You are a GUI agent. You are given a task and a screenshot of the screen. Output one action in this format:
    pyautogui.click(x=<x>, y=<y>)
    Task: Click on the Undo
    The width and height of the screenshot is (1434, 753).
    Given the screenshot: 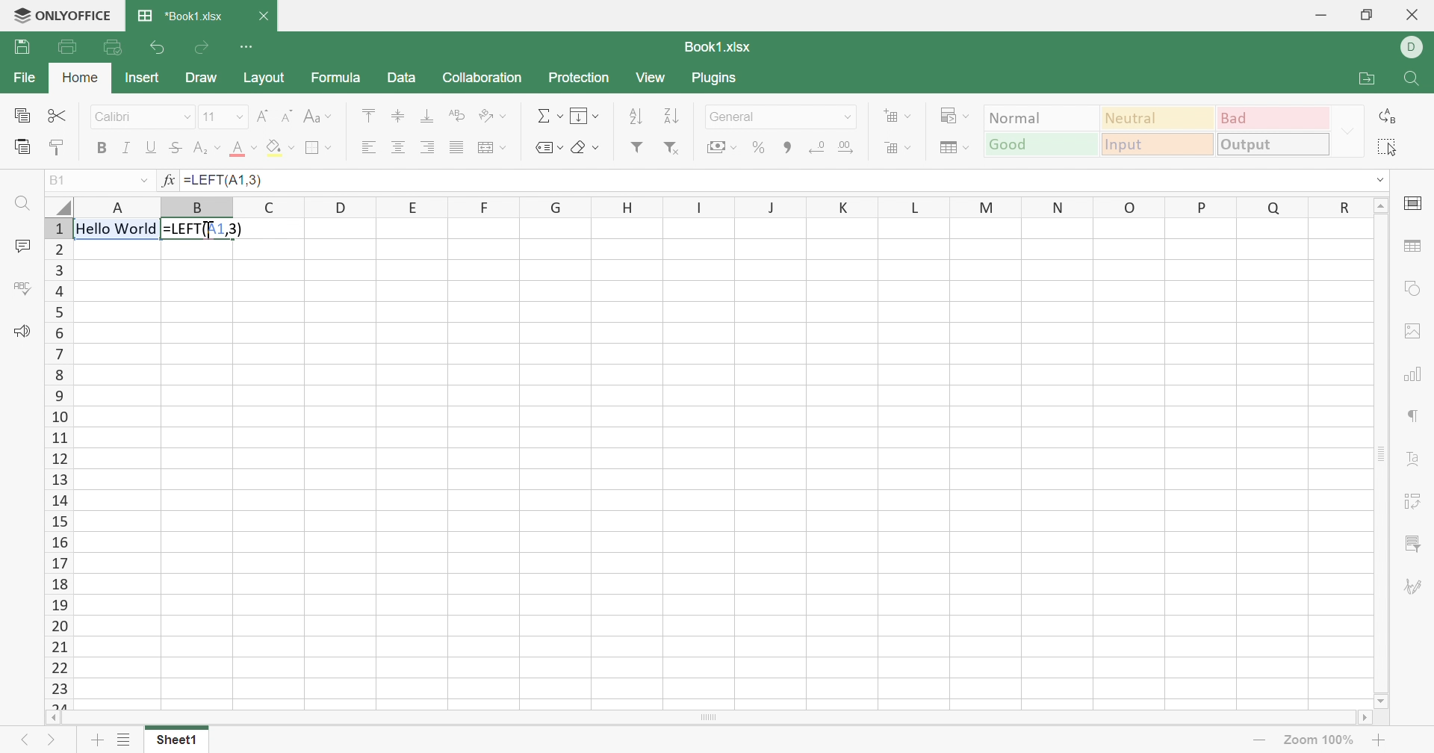 What is the action you would take?
    pyautogui.click(x=156, y=49)
    